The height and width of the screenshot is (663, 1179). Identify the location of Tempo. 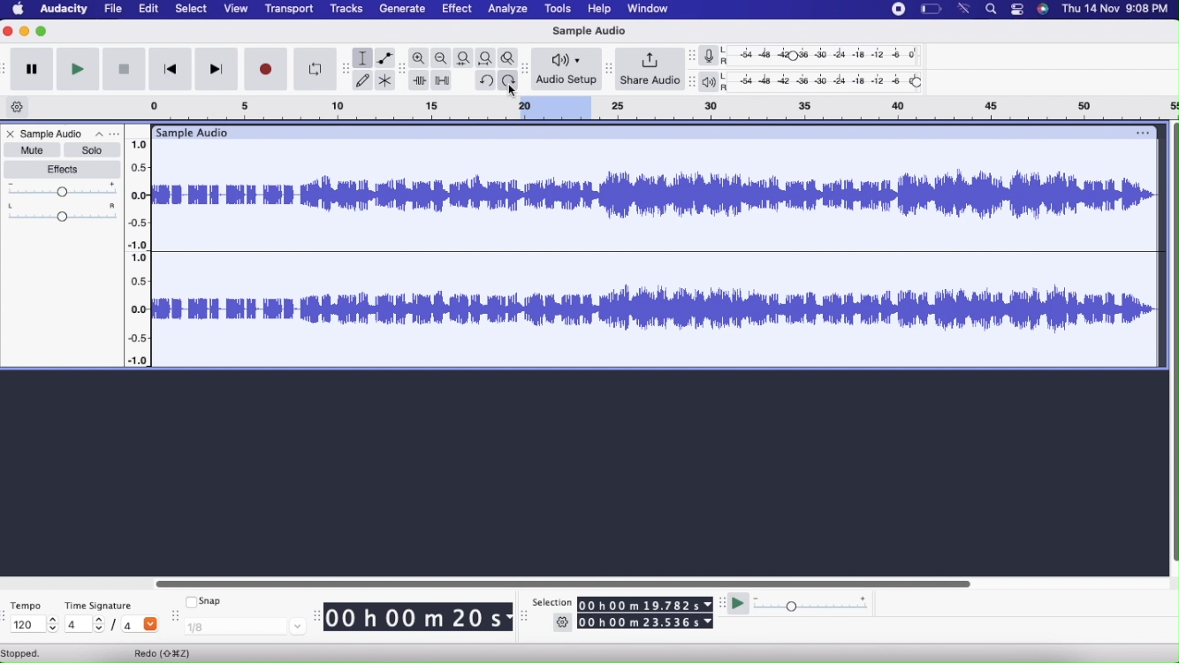
(27, 605).